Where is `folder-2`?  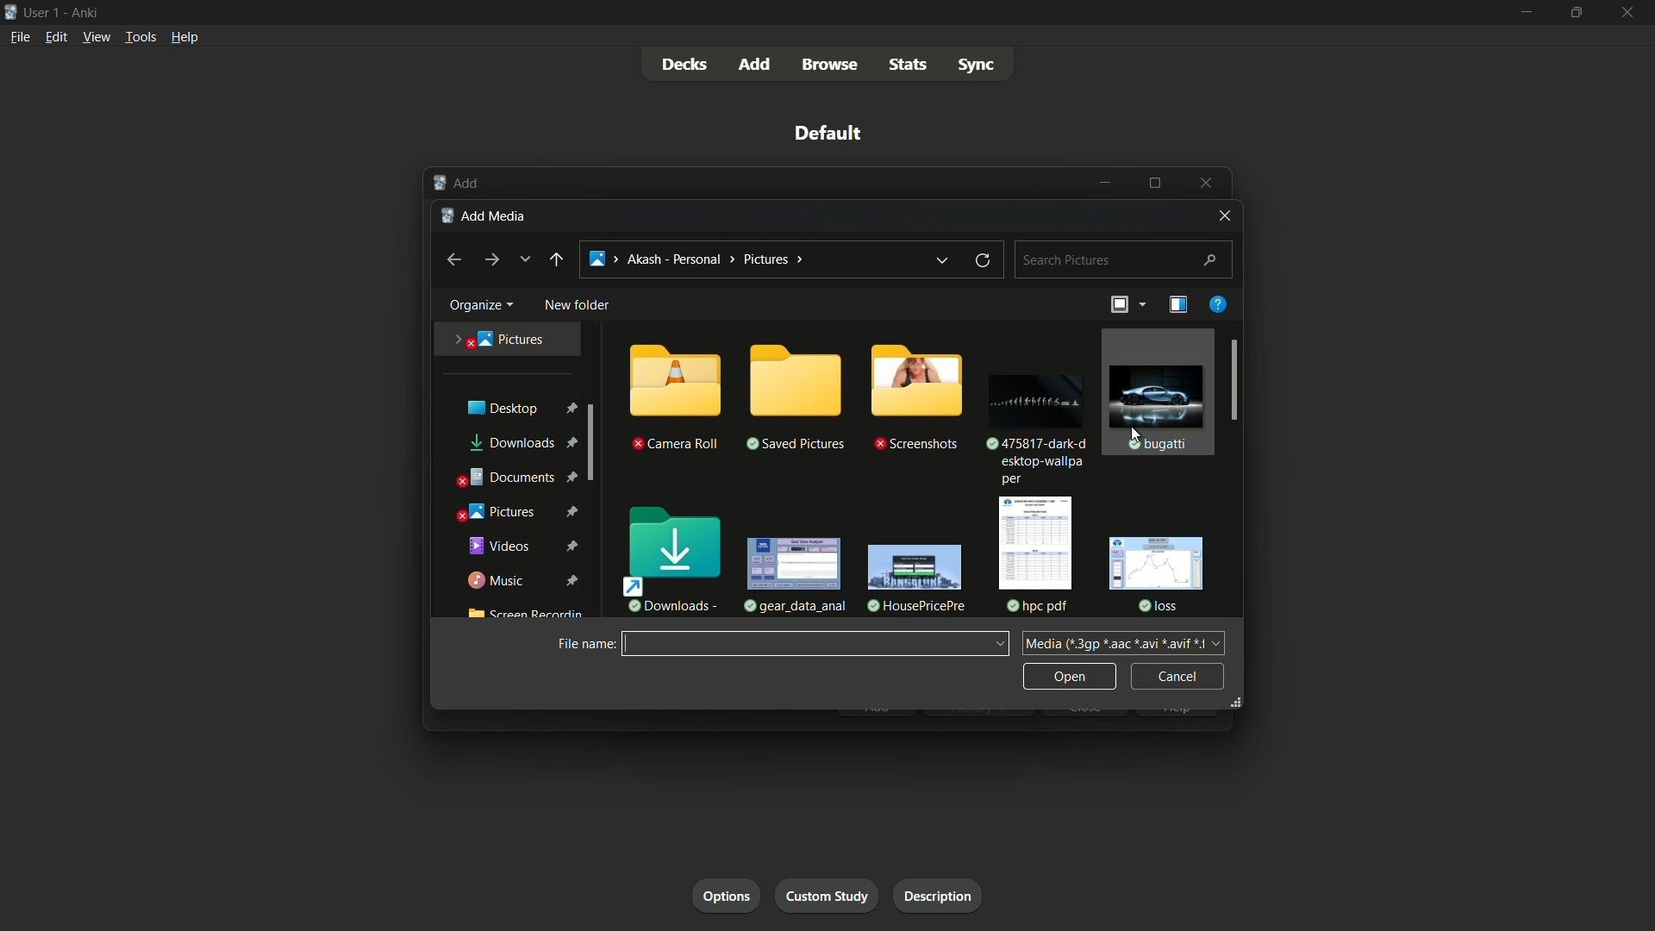 folder-2 is located at coordinates (793, 399).